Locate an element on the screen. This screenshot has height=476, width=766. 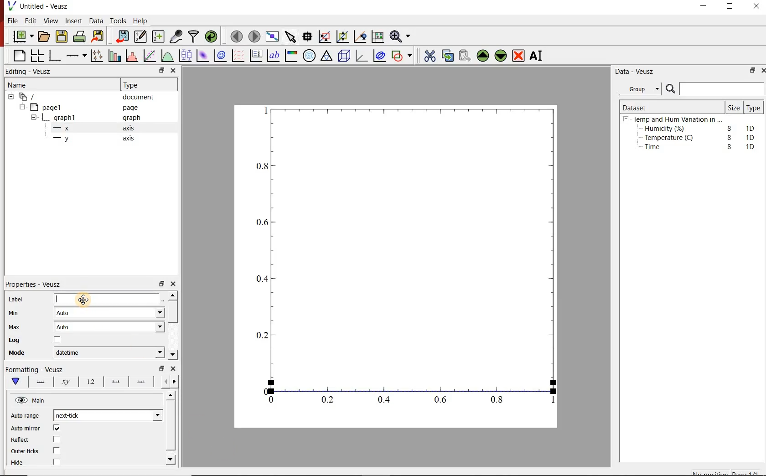
Insert is located at coordinates (72, 21).